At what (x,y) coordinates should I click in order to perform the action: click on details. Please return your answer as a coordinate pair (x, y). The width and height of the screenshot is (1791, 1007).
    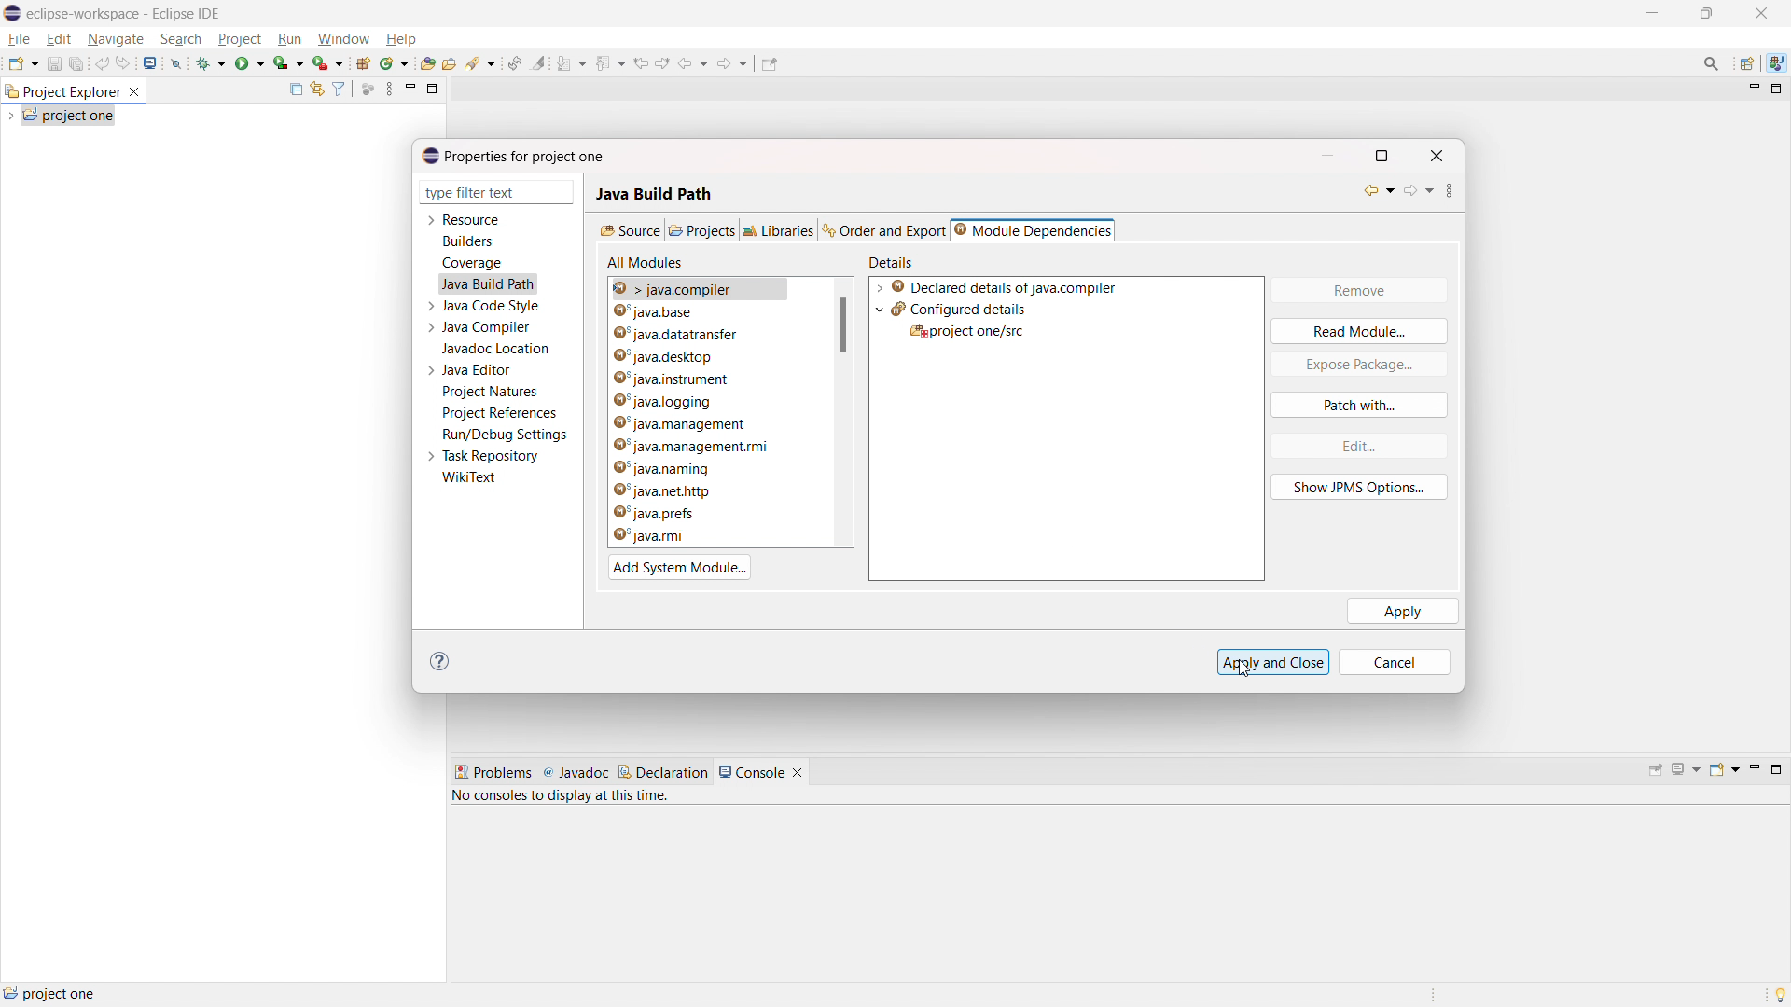
    Looking at the image, I should click on (895, 261).